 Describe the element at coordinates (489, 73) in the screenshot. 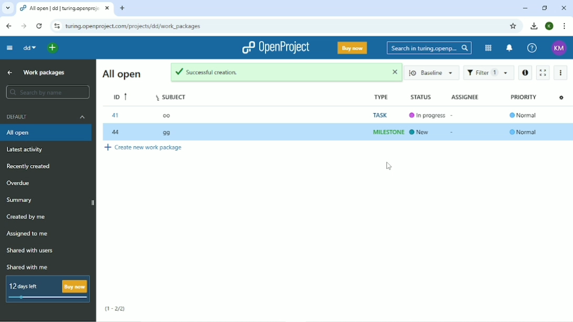

I see `Filter 1` at that location.